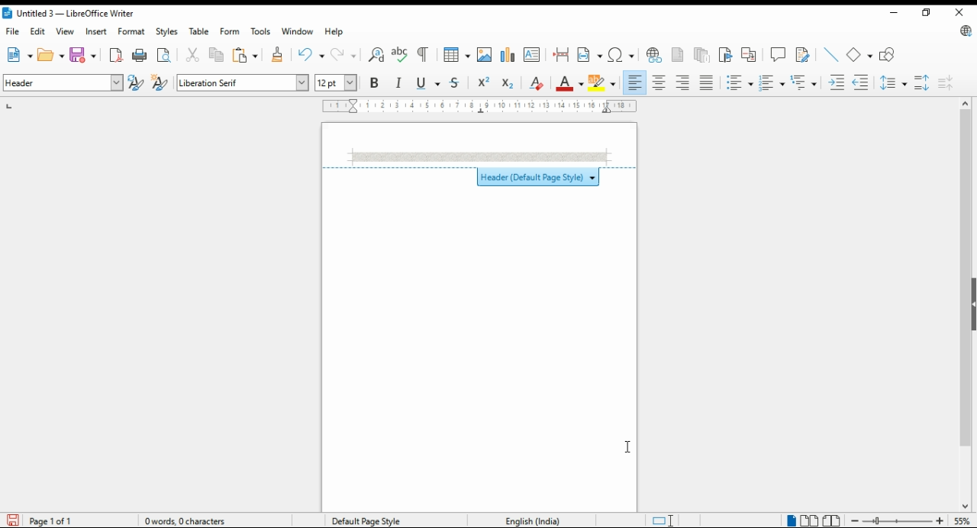 This screenshot has height=528, width=977. What do you see at coordinates (374, 82) in the screenshot?
I see `bold` at bounding box center [374, 82].